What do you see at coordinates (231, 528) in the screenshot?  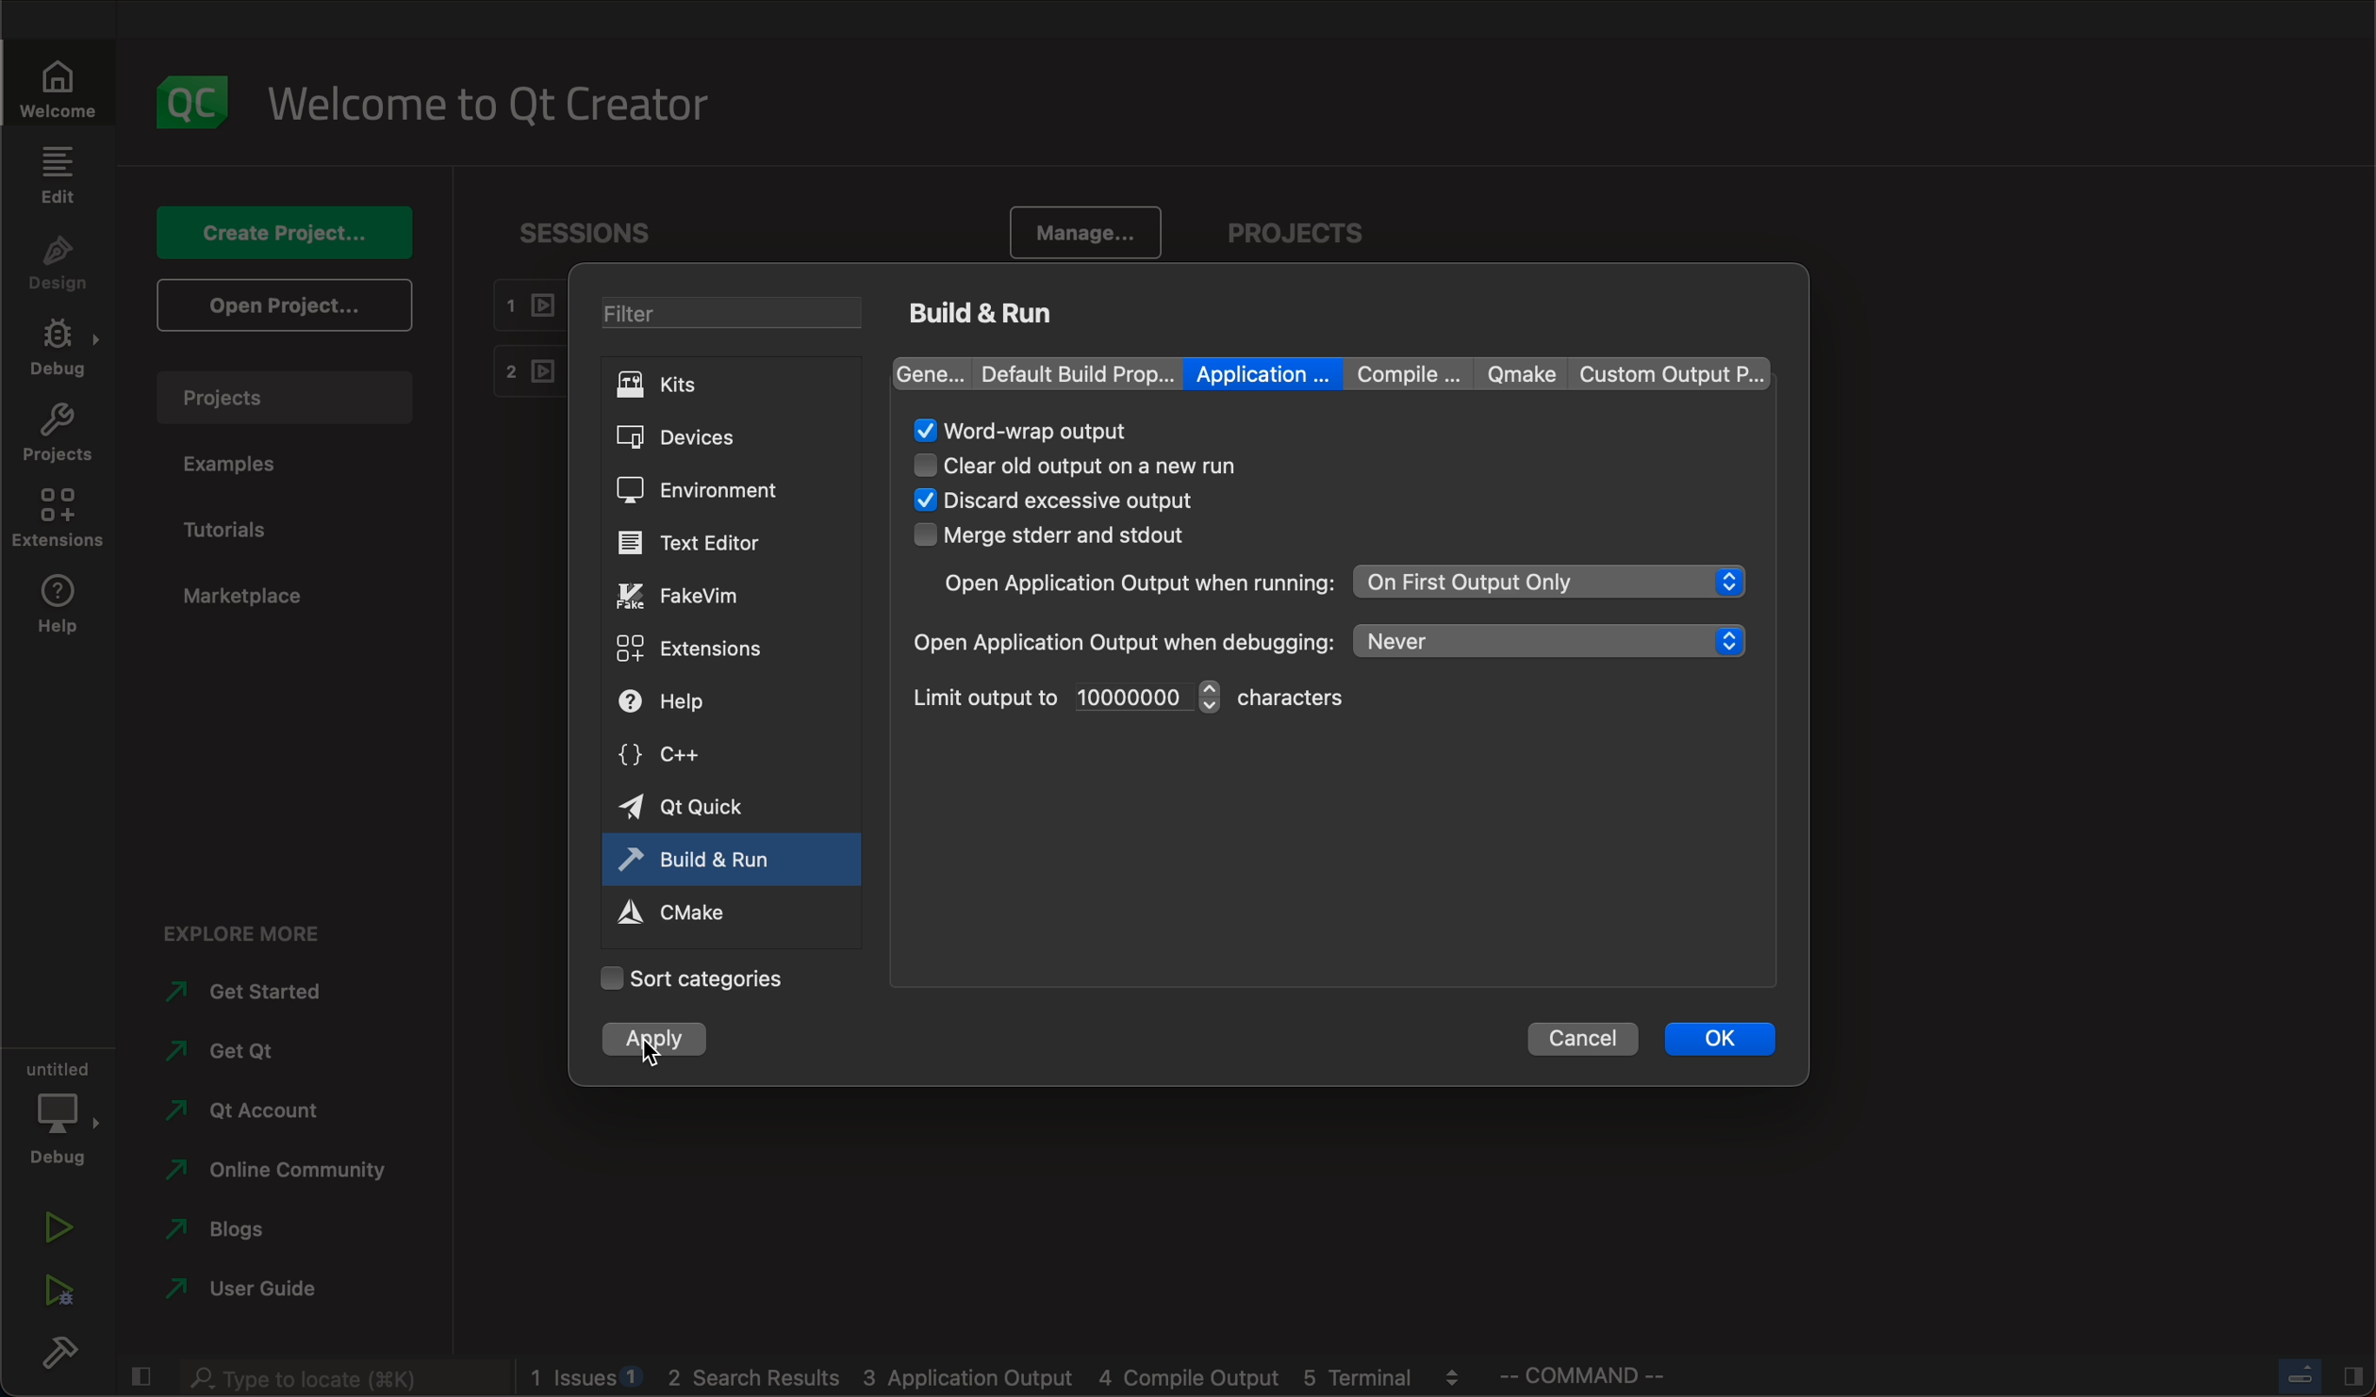 I see `tutorial` at bounding box center [231, 528].